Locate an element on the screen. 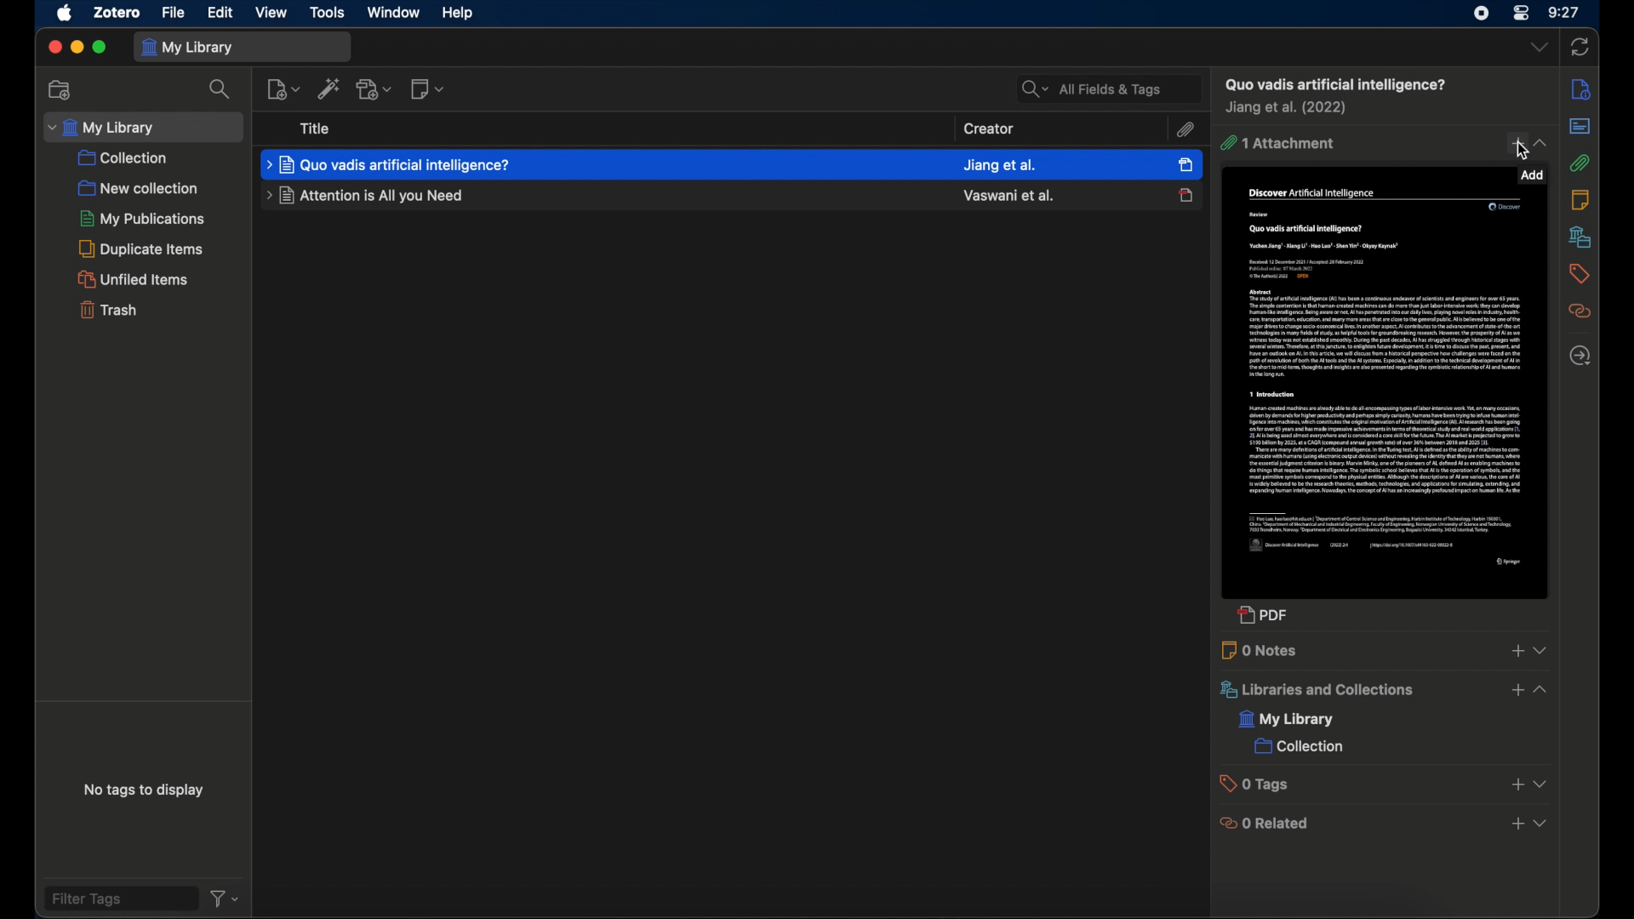 This screenshot has height=919, width=1634. time is located at coordinates (1564, 12).